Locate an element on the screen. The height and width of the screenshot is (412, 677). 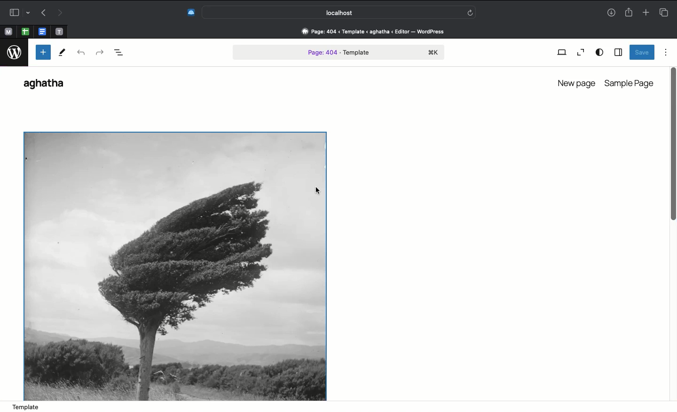
Image is located at coordinates (176, 265).